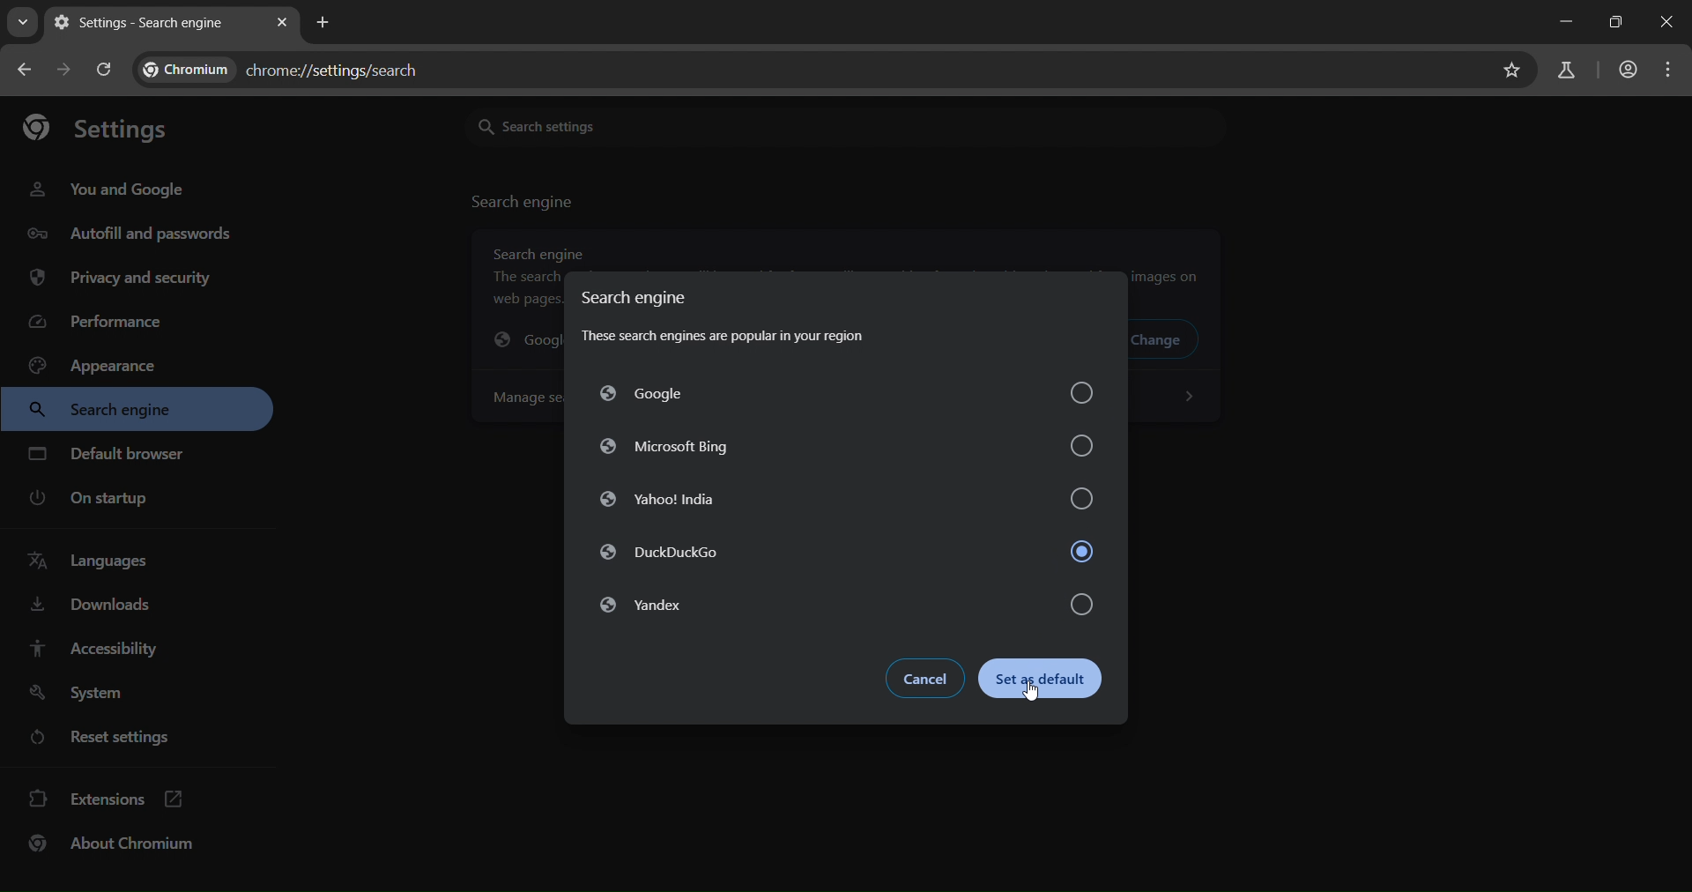  Describe the element at coordinates (108, 648) in the screenshot. I see `accessibility` at that location.